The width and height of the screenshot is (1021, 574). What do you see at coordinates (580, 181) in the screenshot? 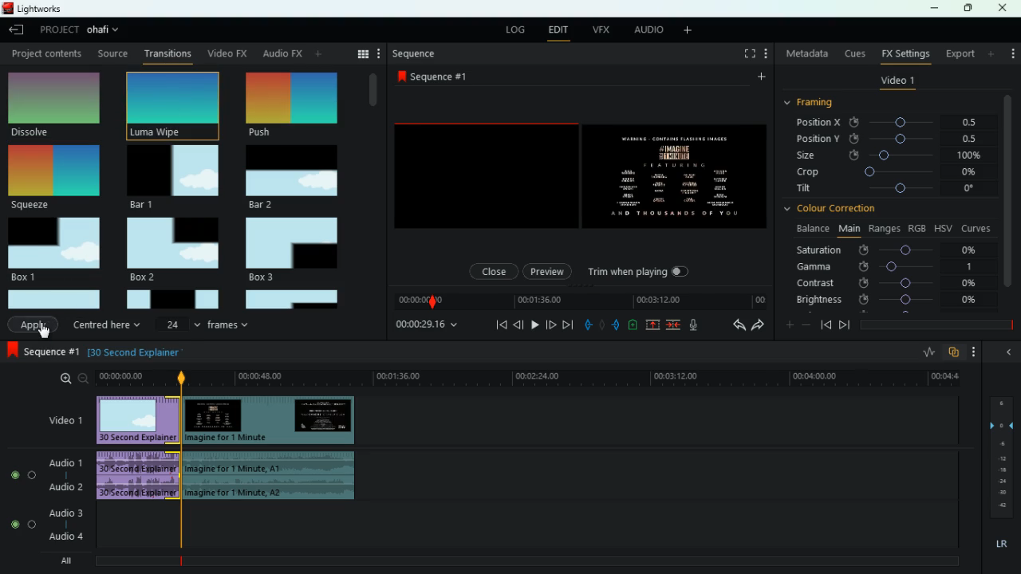
I see `screen` at bounding box center [580, 181].